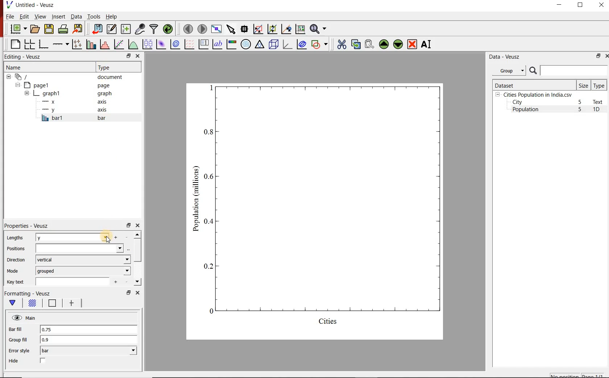 This screenshot has height=378, width=609. Describe the element at coordinates (147, 44) in the screenshot. I see `plot box plots` at that location.